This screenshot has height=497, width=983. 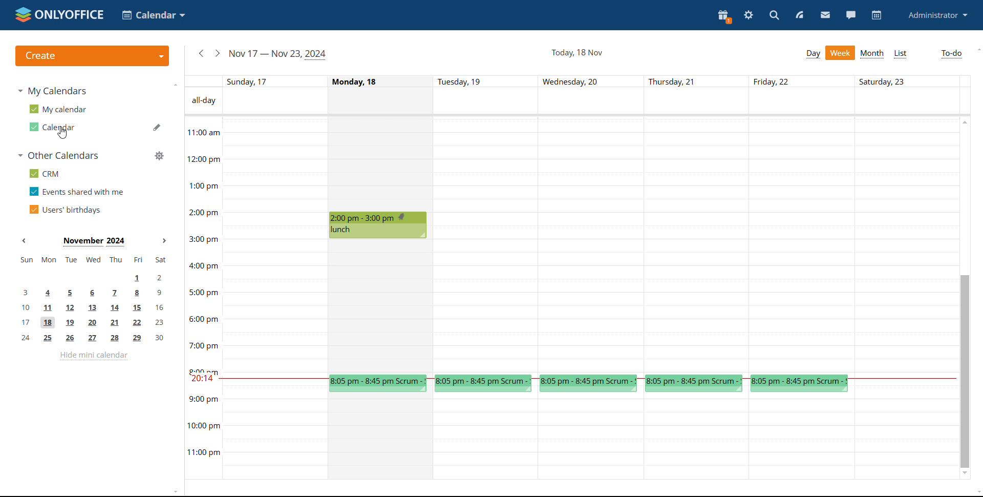 I want to click on friday, so click(x=801, y=438).